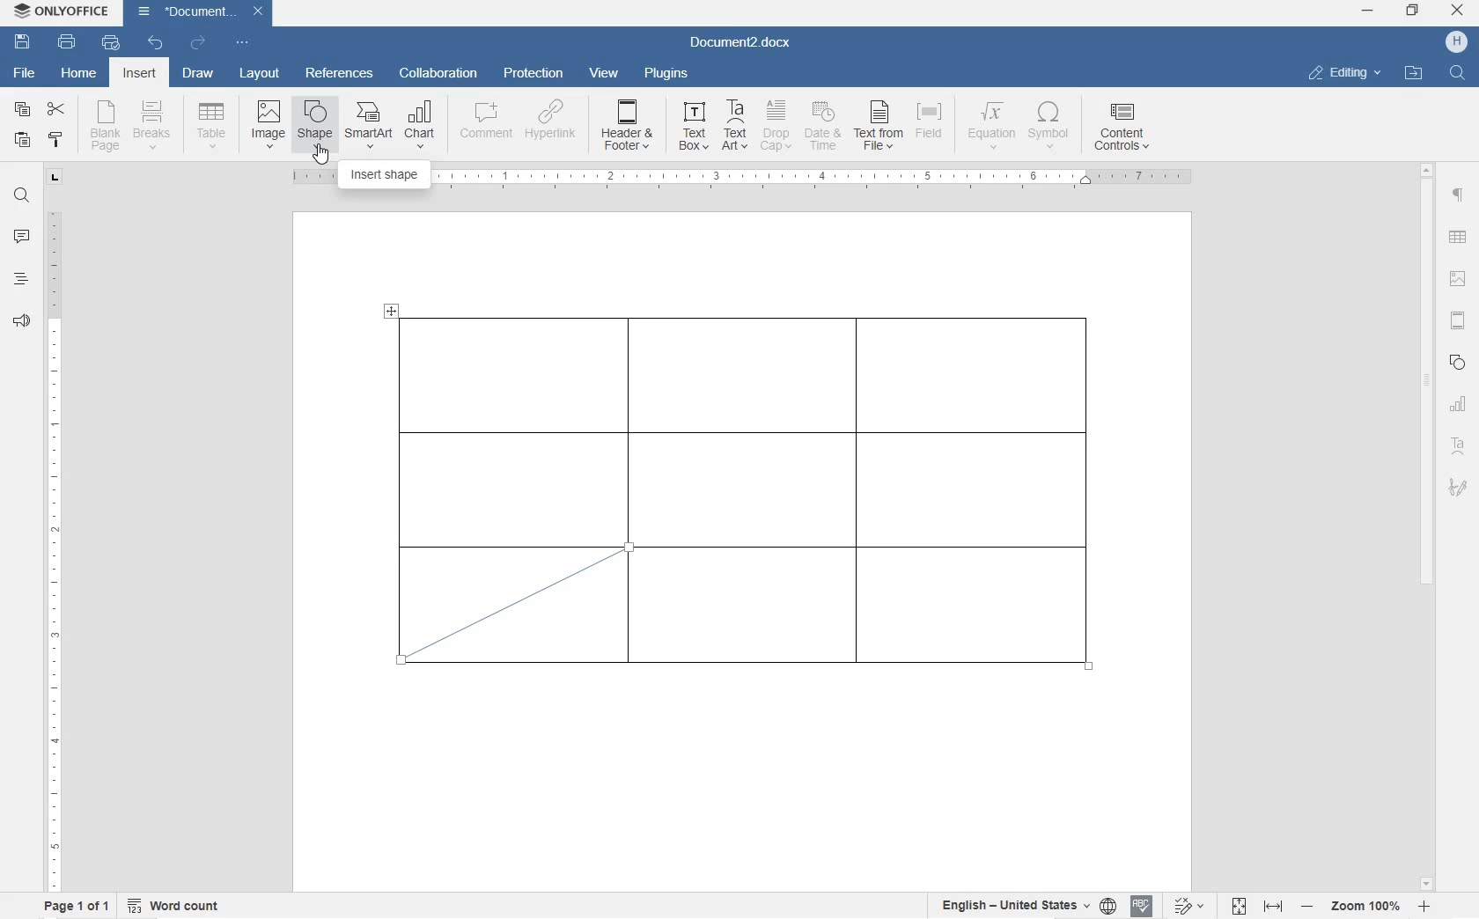  Describe the element at coordinates (421, 123) in the screenshot. I see `CHART` at that location.